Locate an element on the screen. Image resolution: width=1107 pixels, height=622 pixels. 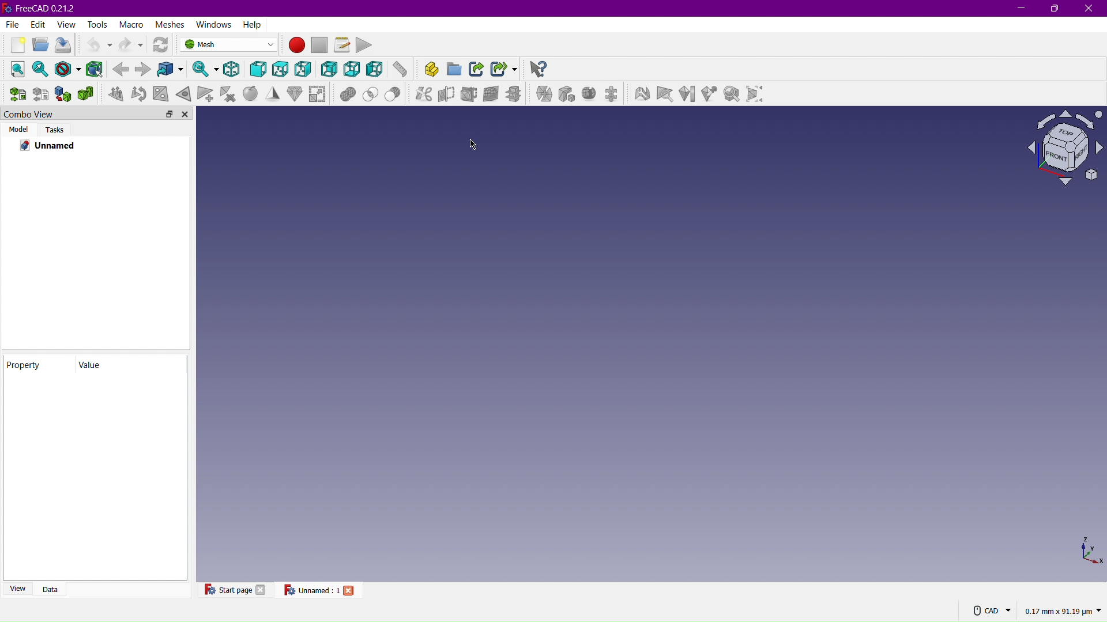
Redo is located at coordinates (131, 44).